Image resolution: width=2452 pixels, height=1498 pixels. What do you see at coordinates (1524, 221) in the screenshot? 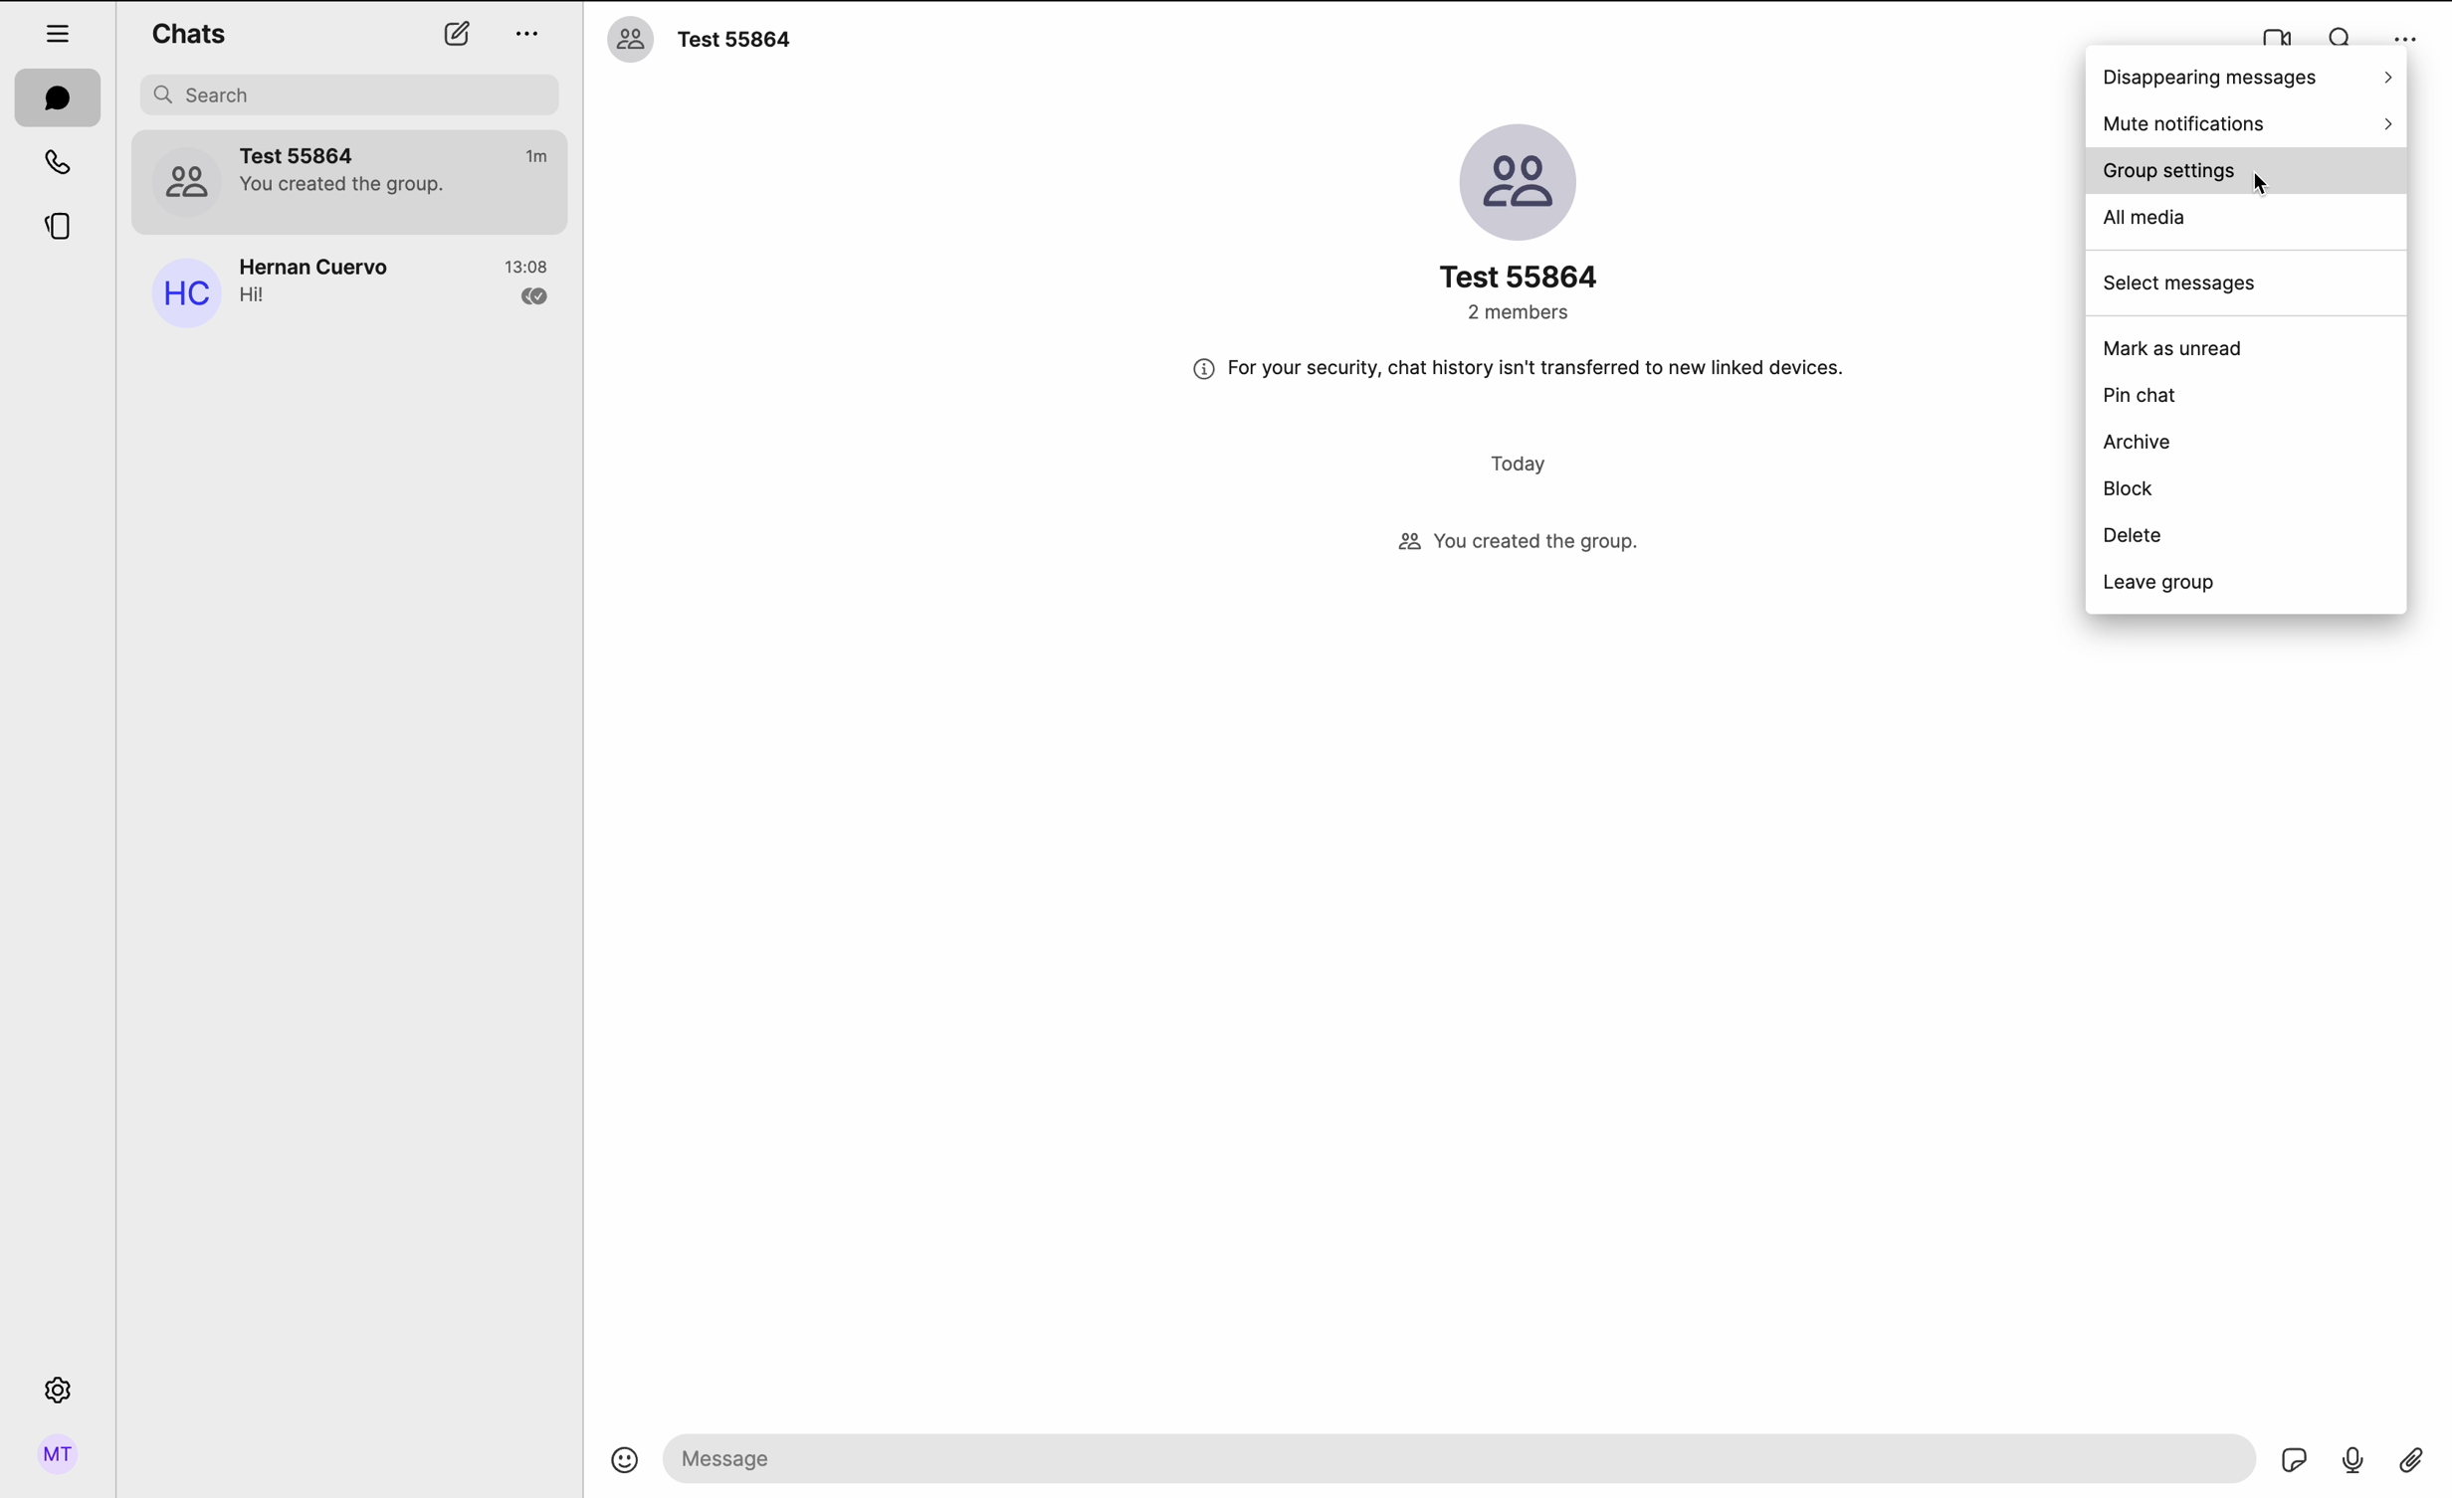
I see `profile group` at bounding box center [1524, 221].